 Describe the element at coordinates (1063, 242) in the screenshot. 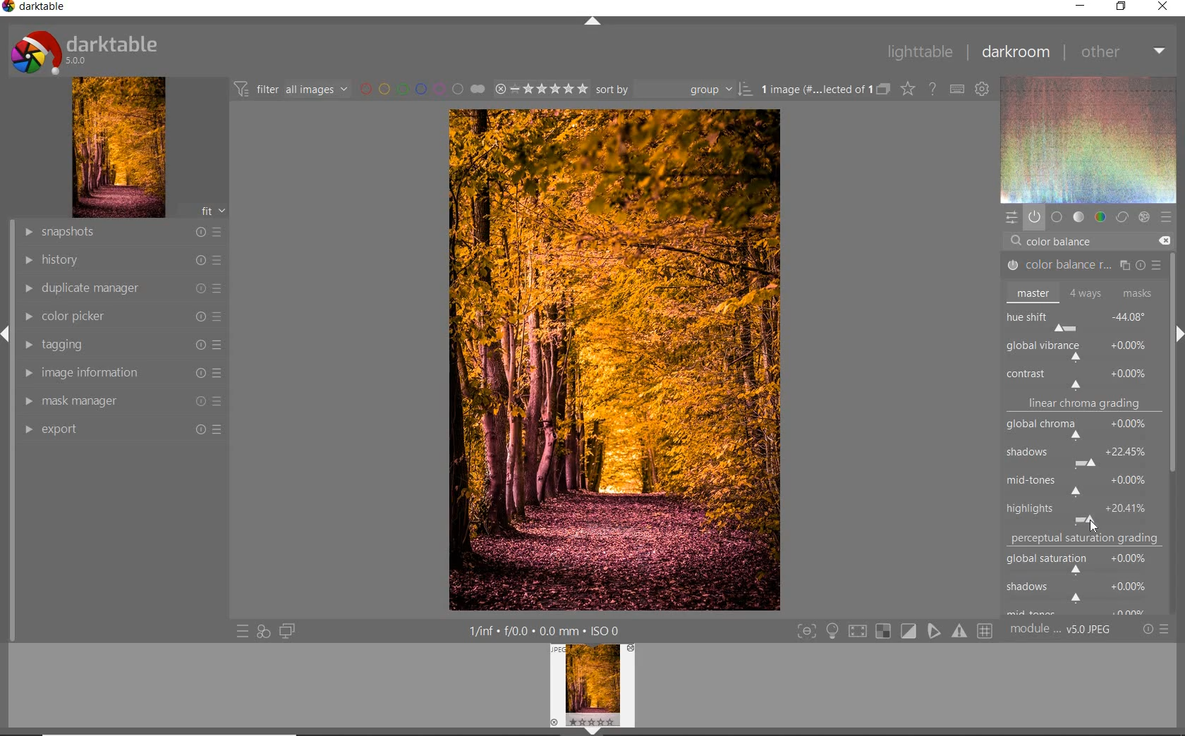

I see `COLOR BALANCE` at that location.